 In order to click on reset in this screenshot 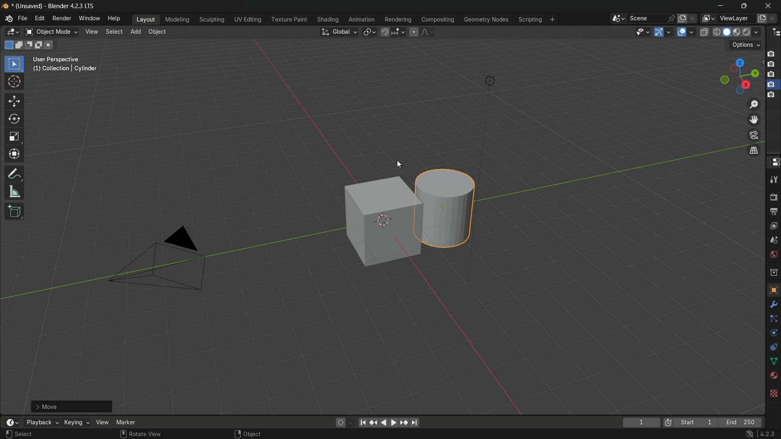, I will do `click(375, 423)`.